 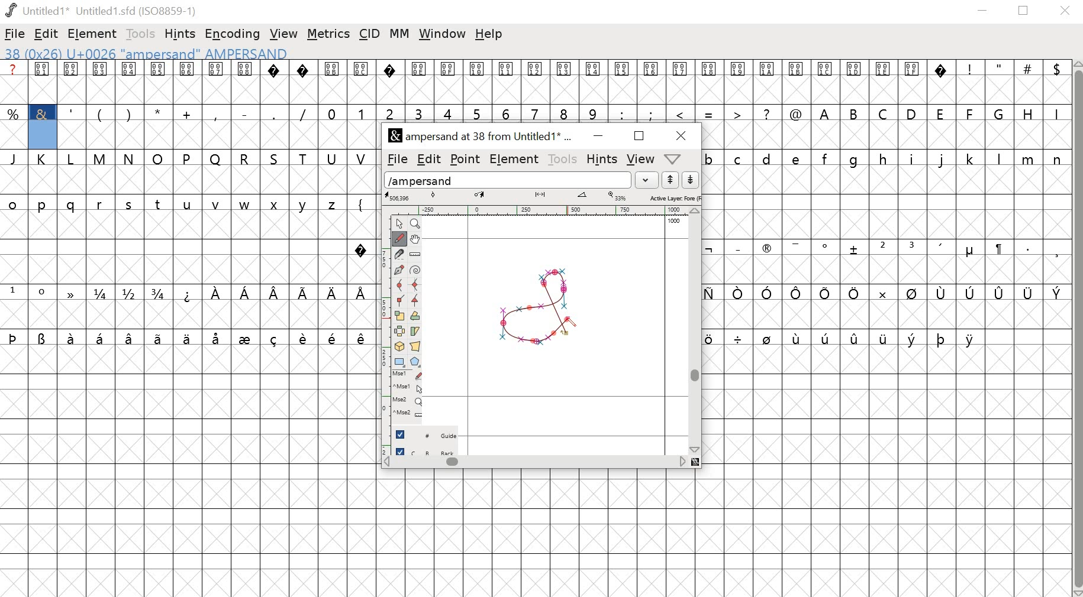 I want to click on angle between points, so click(x=582, y=197).